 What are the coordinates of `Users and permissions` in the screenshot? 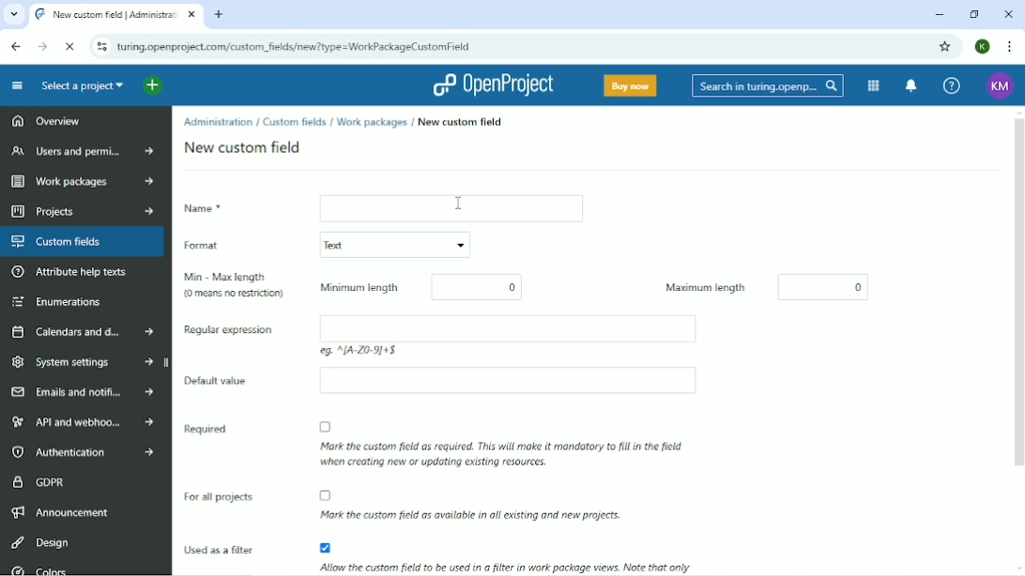 It's located at (83, 151).